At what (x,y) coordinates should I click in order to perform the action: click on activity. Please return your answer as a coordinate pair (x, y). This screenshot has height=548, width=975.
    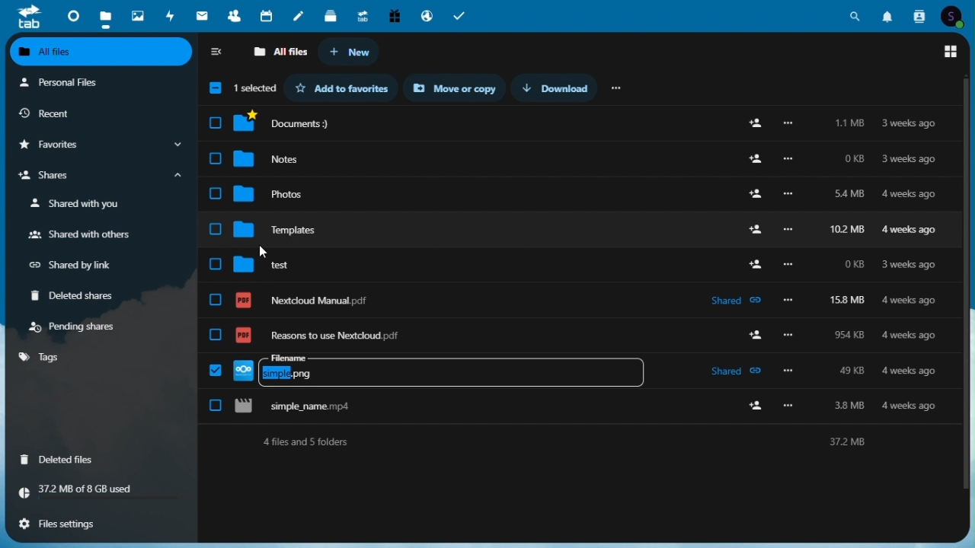
    Looking at the image, I should click on (173, 15).